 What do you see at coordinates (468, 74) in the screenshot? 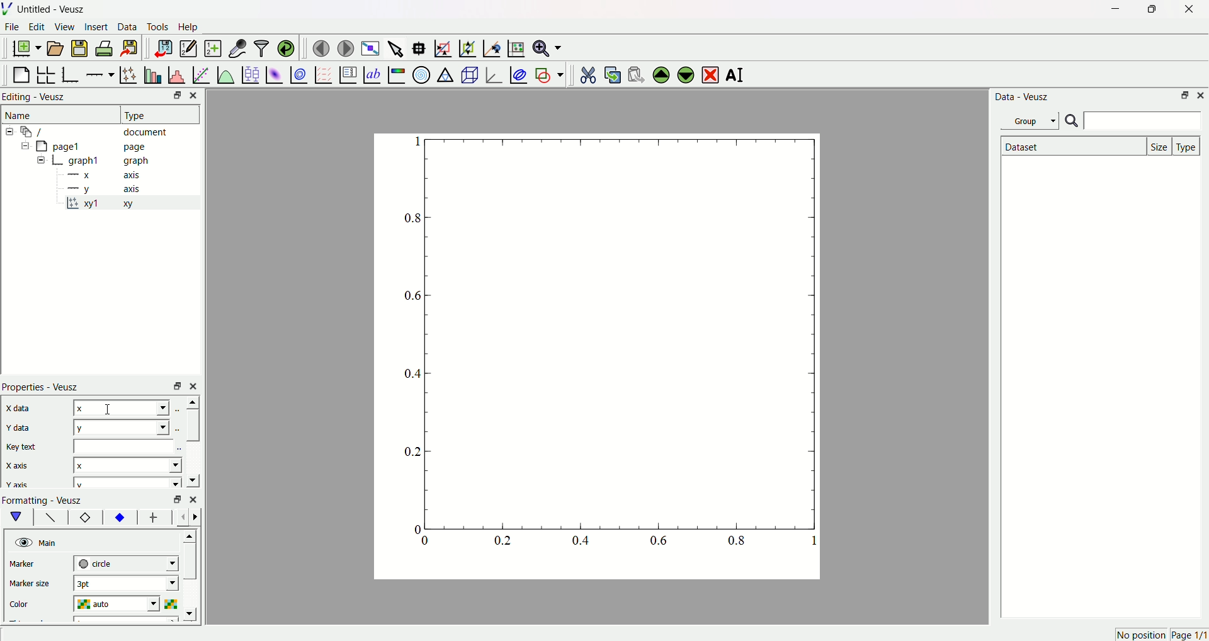
I see `3d scenes` at bounding box center [468, 74].